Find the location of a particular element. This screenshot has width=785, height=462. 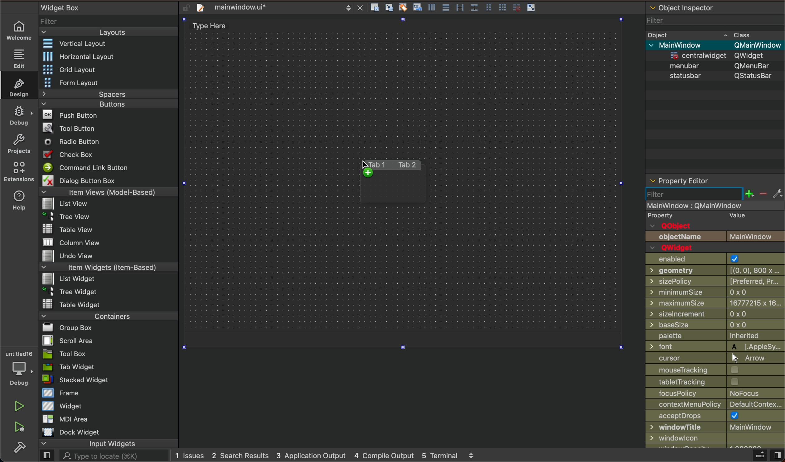

 Command Link Button is located at coordinates (85, 167).